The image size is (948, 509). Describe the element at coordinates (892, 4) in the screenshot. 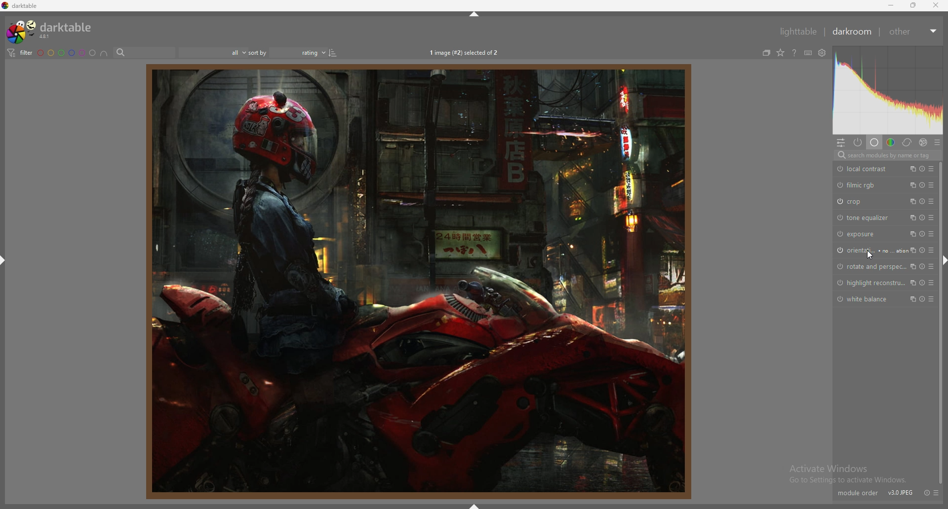

I see `minimize` at that location.